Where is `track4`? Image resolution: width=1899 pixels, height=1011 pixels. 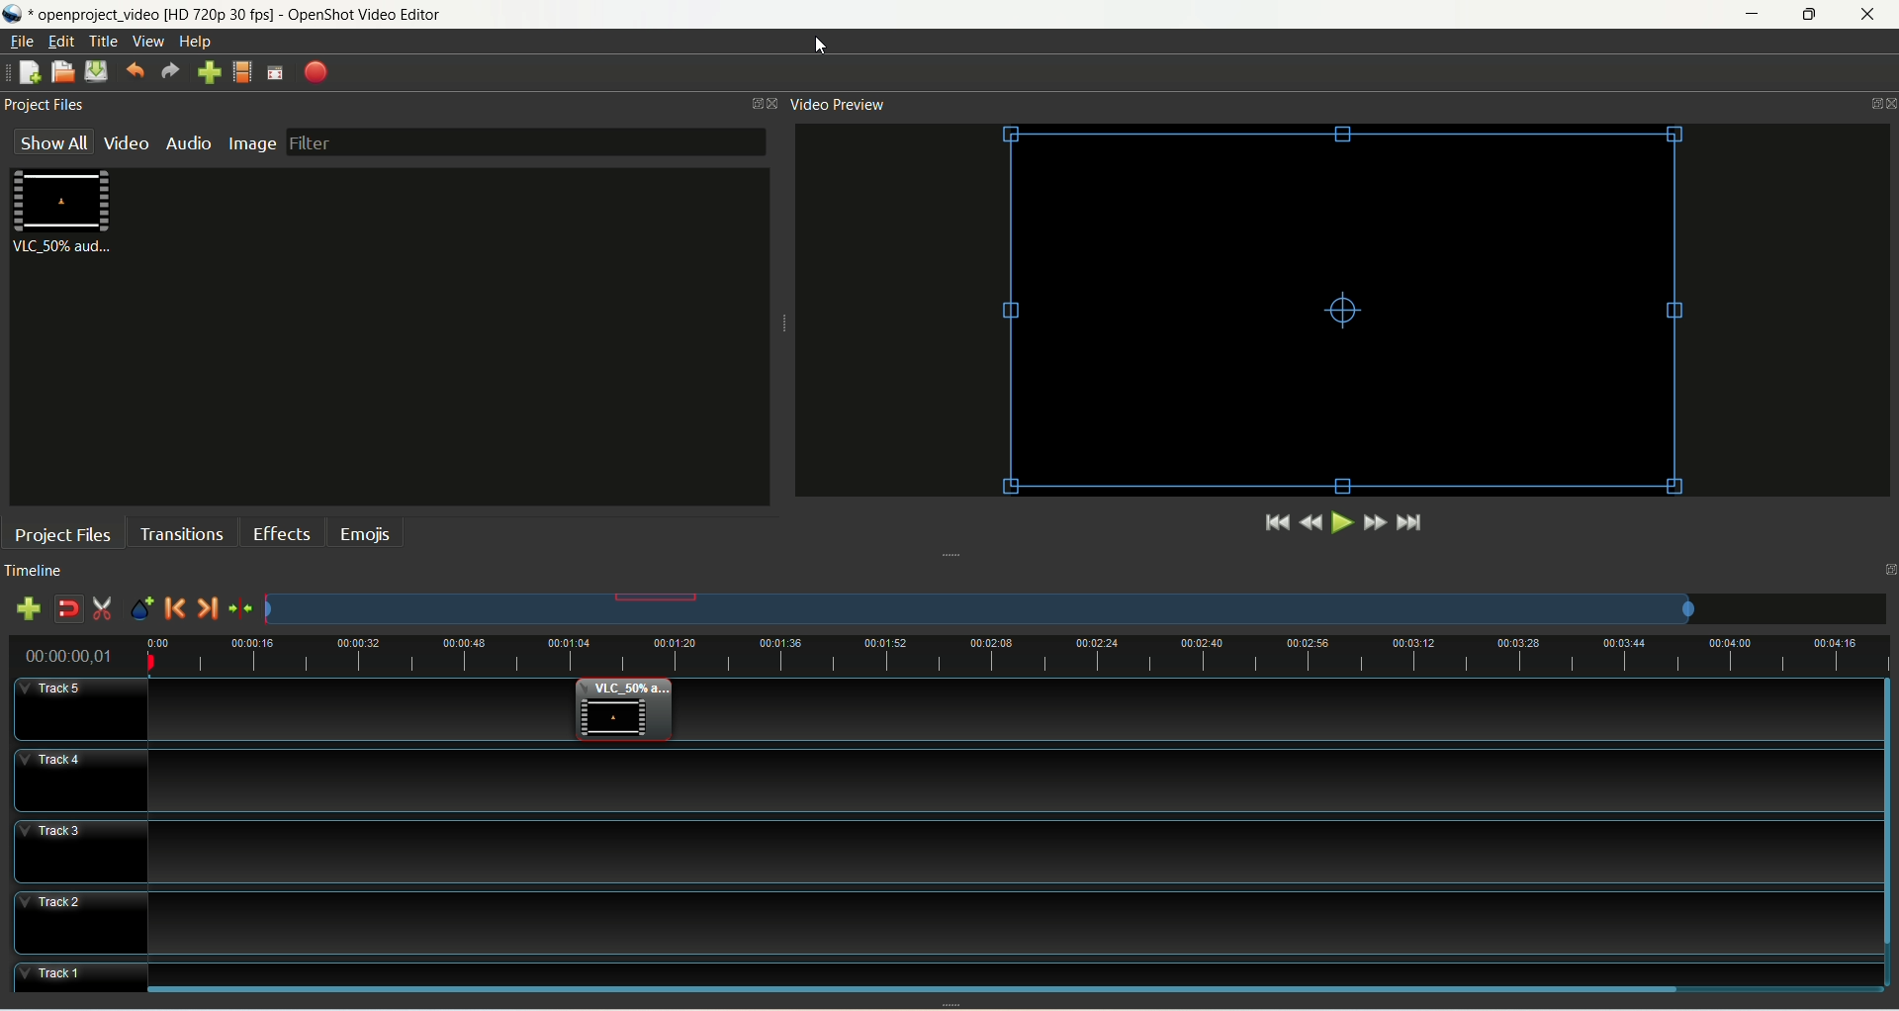
track4 is located at coordinates (79, 780).